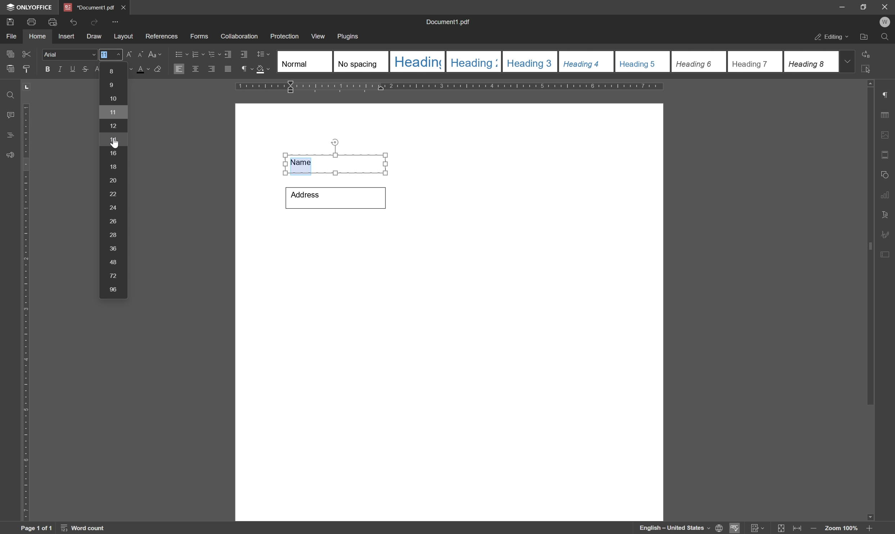 The height and width of the screenshot is (534, 895). I want to click on justified, so click(227, 69).